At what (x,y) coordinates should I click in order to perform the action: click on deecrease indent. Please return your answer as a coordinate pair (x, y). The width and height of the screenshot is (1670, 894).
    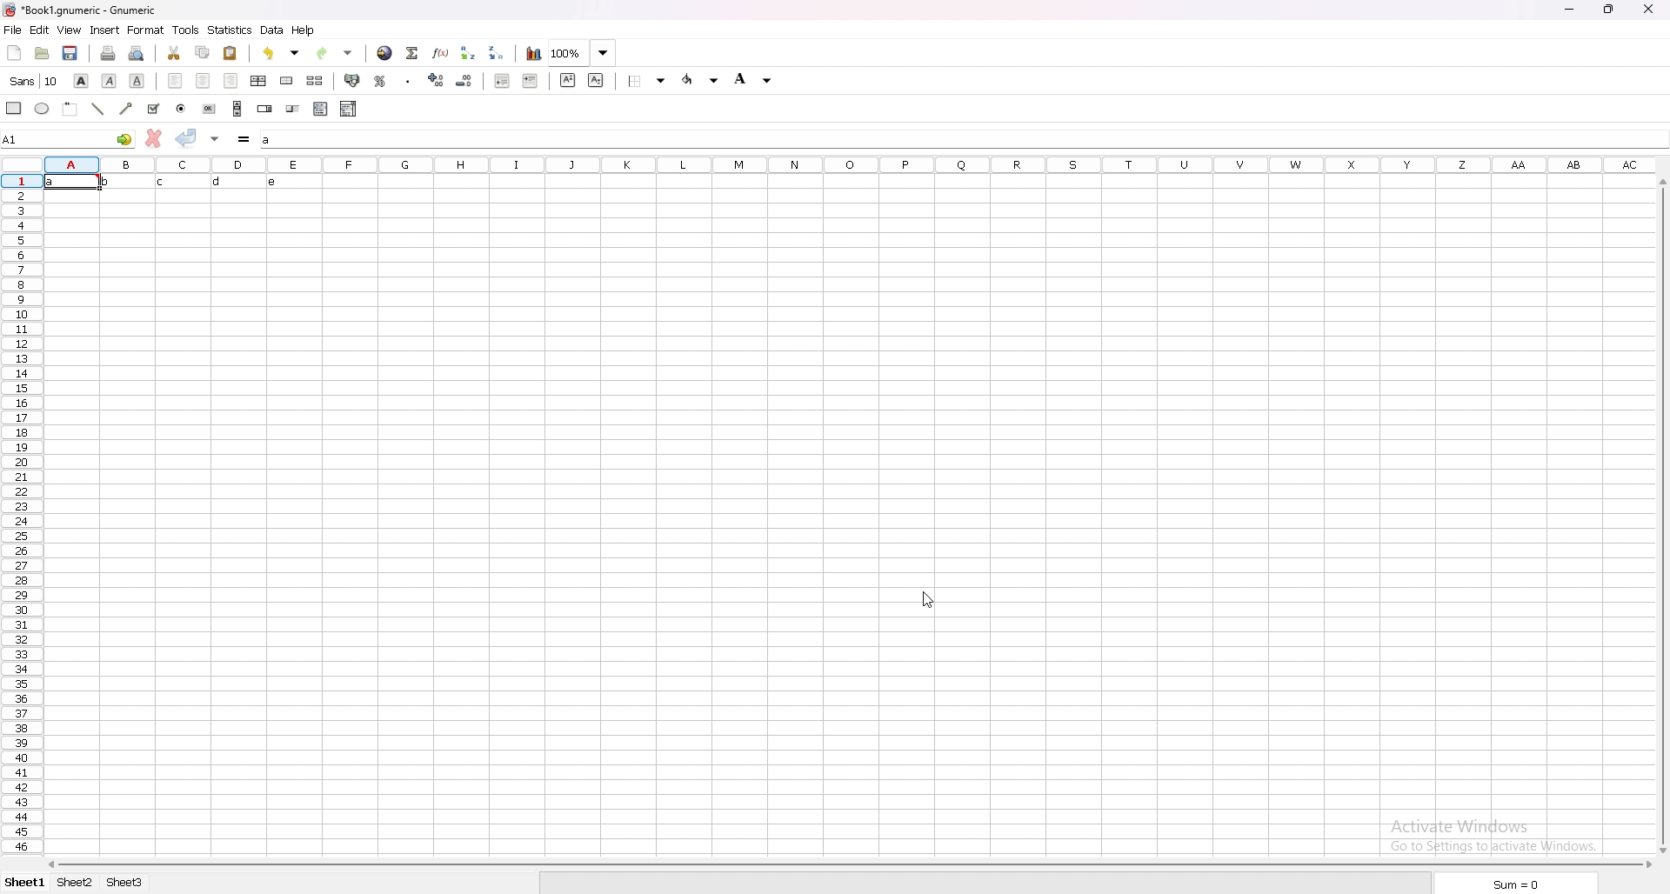
    Looking at the image, I should click on (502, 81).